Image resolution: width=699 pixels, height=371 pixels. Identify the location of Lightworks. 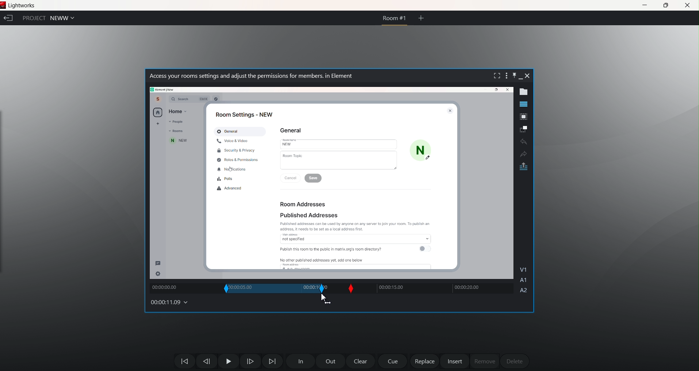
(25, 6).